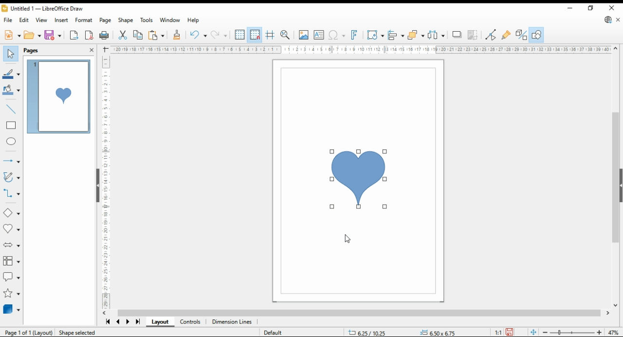 This screenshot has height=337, width=623. Describe the element at coordinates (12, 35) in the screenshot. I see `new` at that location.